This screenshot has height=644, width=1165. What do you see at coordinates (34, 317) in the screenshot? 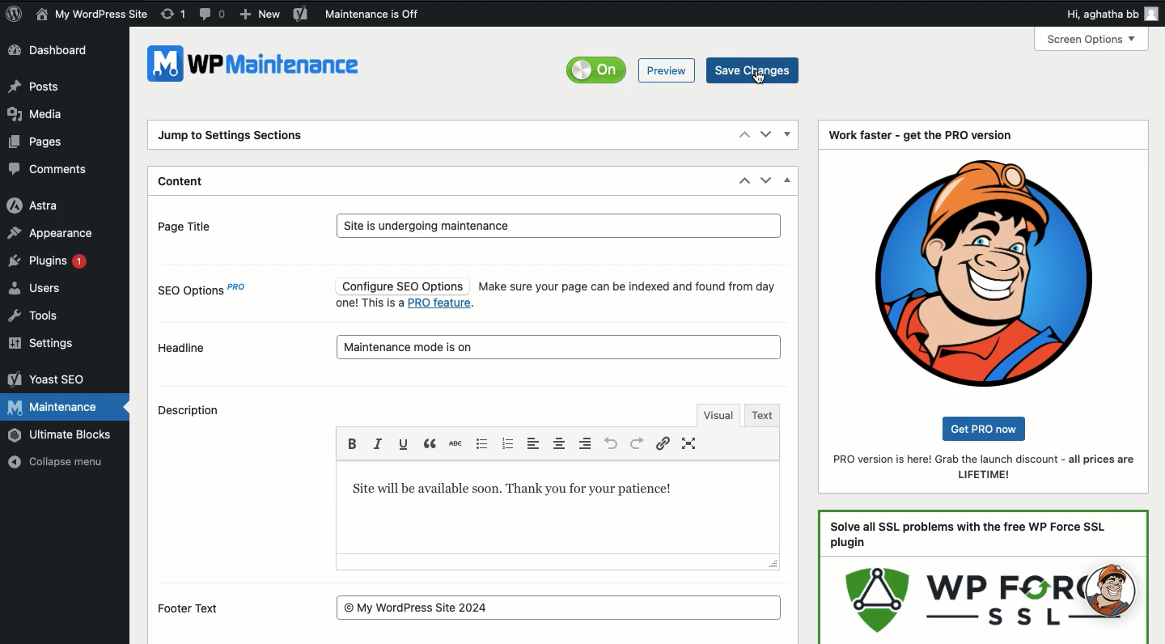
I see `Tools` at bounding box center [34, 317].